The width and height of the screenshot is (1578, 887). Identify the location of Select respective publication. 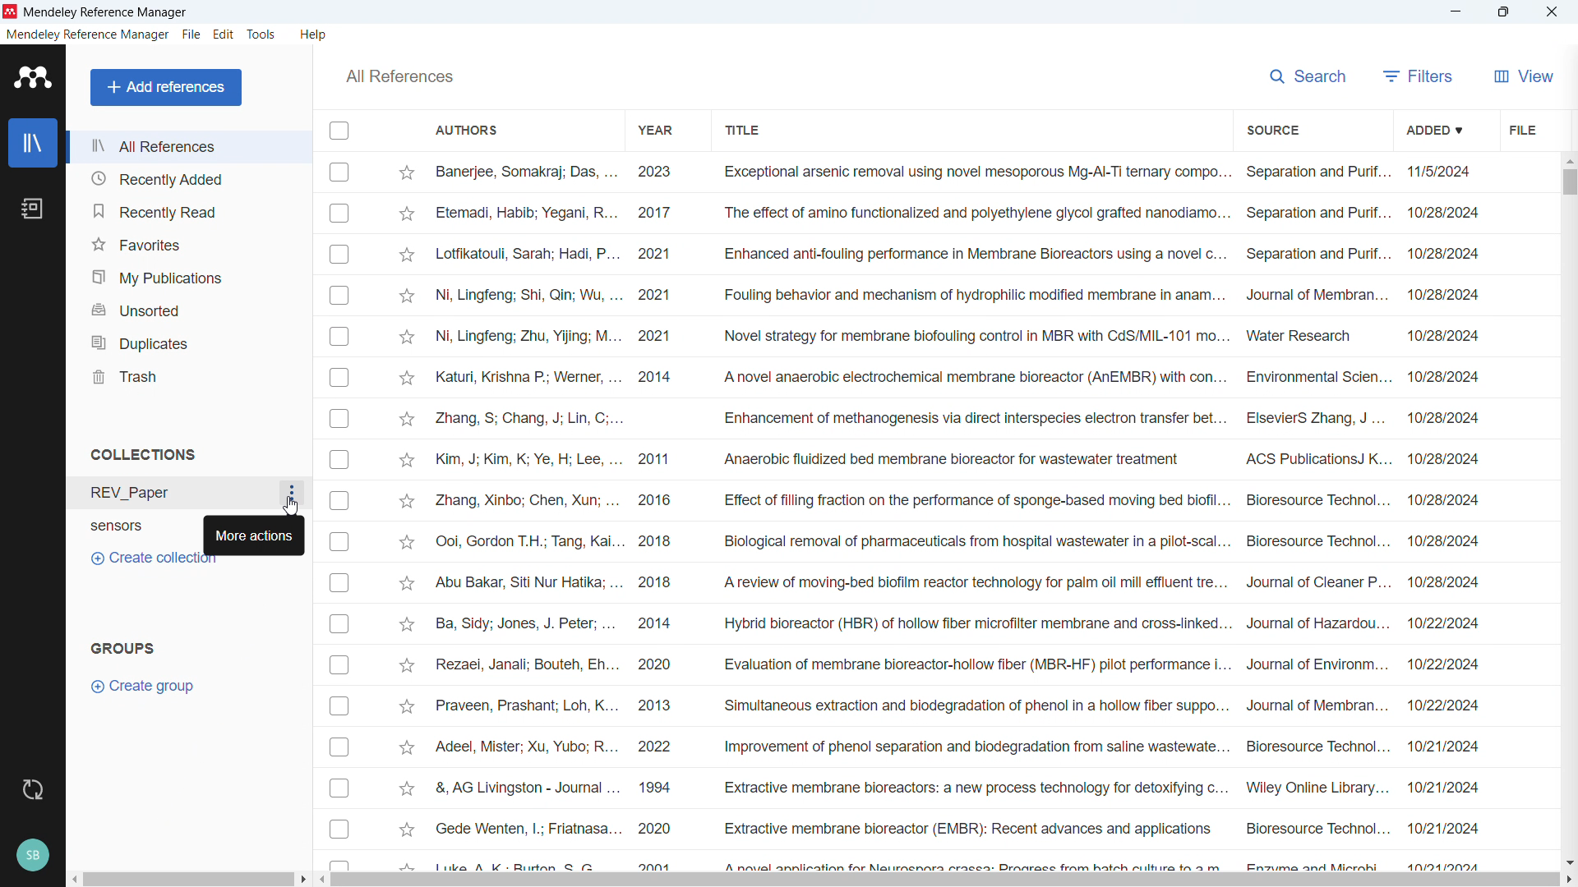
(339, 747).